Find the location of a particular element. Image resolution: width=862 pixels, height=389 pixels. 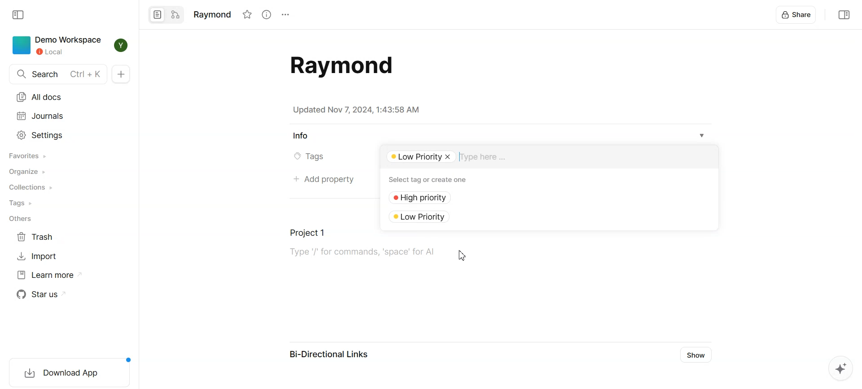

Collapse Sidebar is located at coordinates (19, 15).